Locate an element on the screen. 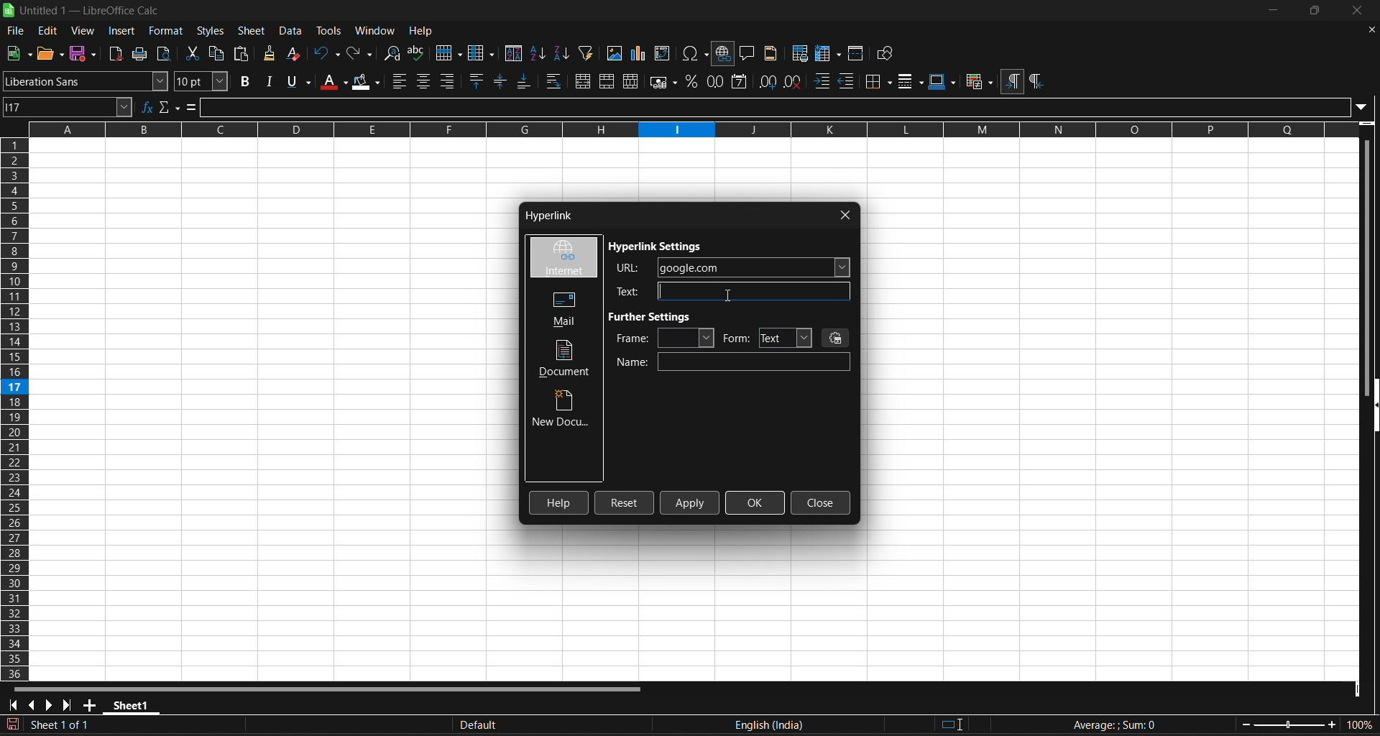 Image resolution: width=1380 pixels, height=736 pixels. cursor is located at coordinates (727, 294).